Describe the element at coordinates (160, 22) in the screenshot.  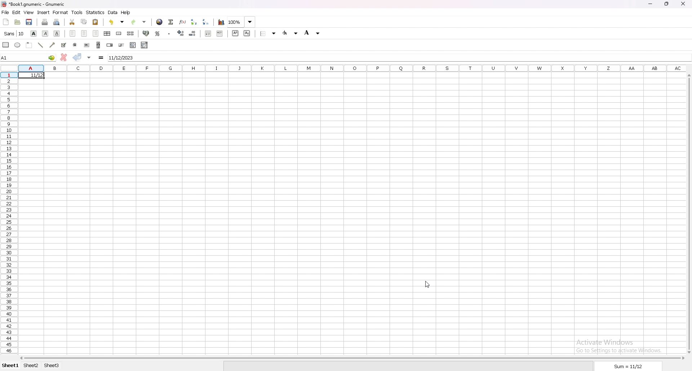
I see `hyperlink` at that location.